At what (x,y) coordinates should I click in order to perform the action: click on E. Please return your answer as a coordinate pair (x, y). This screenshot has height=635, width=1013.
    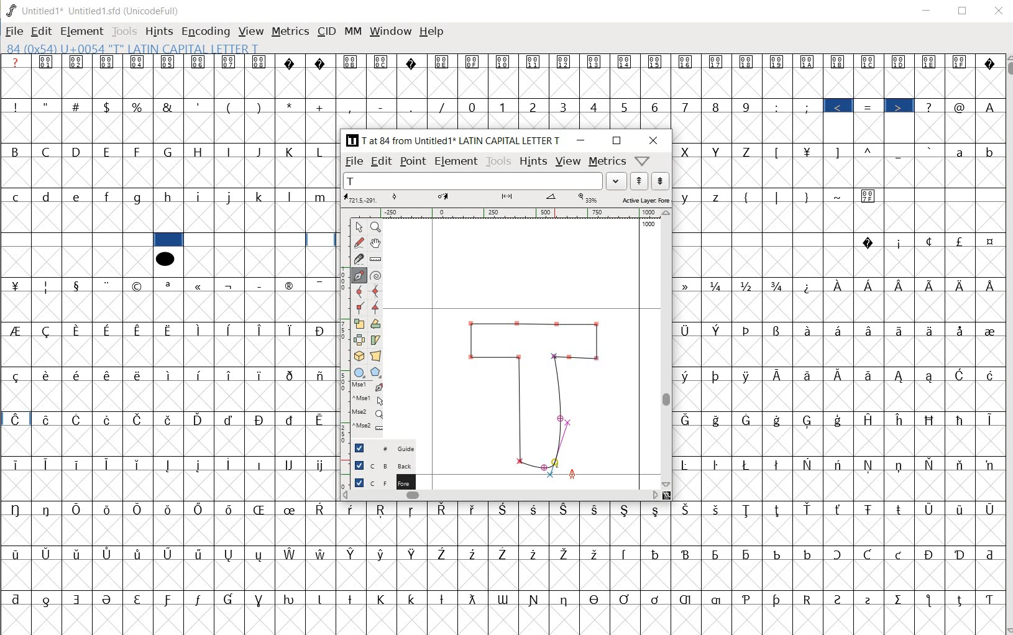
    Looking at the image, I should click on (109, 152).